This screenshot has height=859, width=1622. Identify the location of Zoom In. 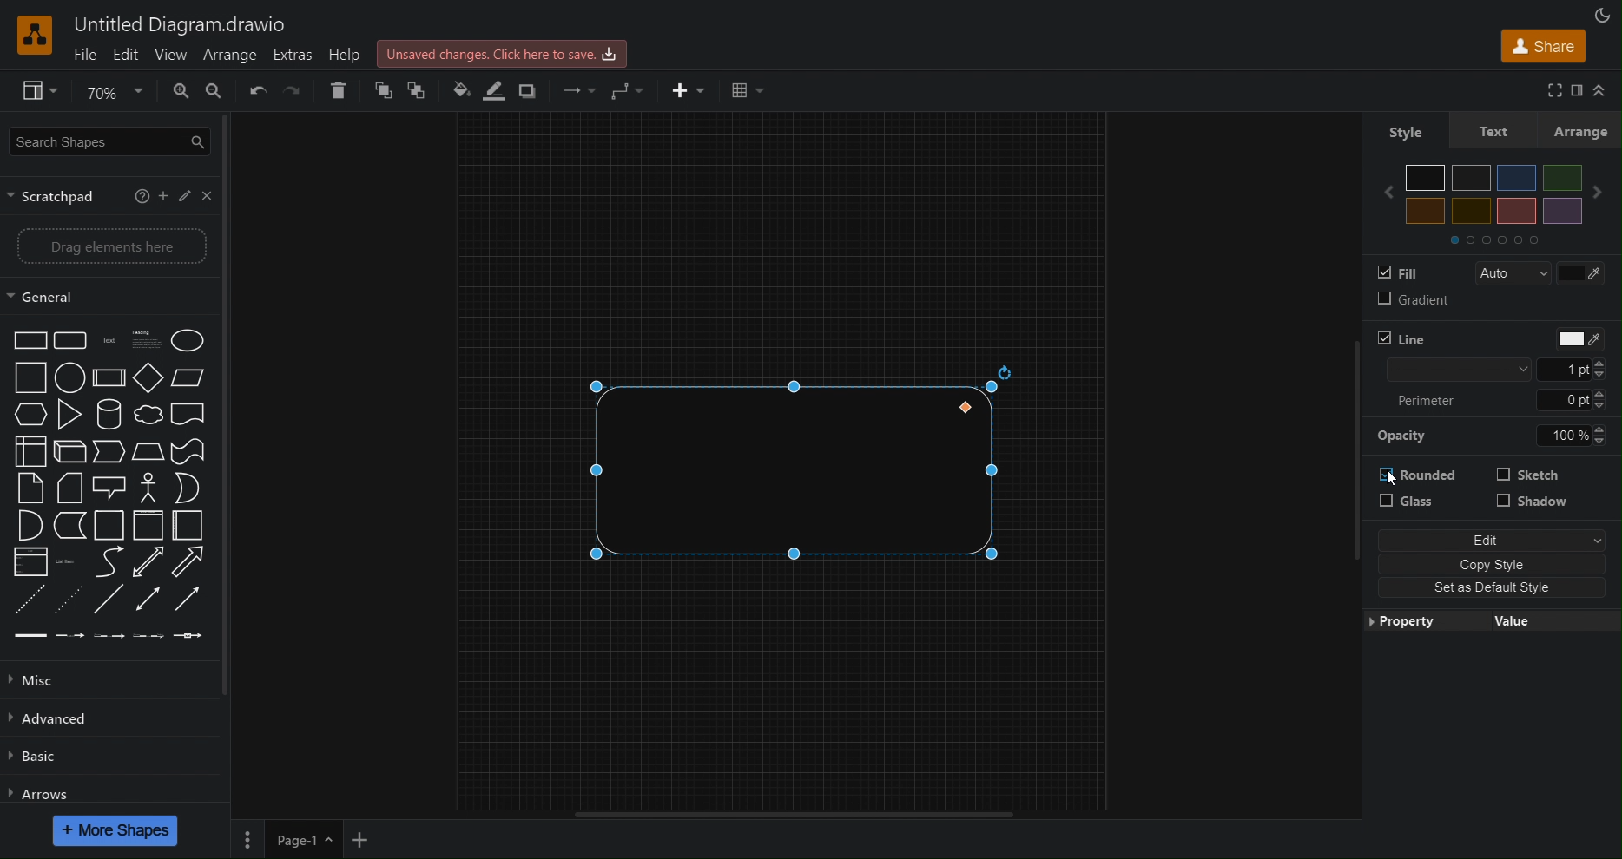
(182, 93).